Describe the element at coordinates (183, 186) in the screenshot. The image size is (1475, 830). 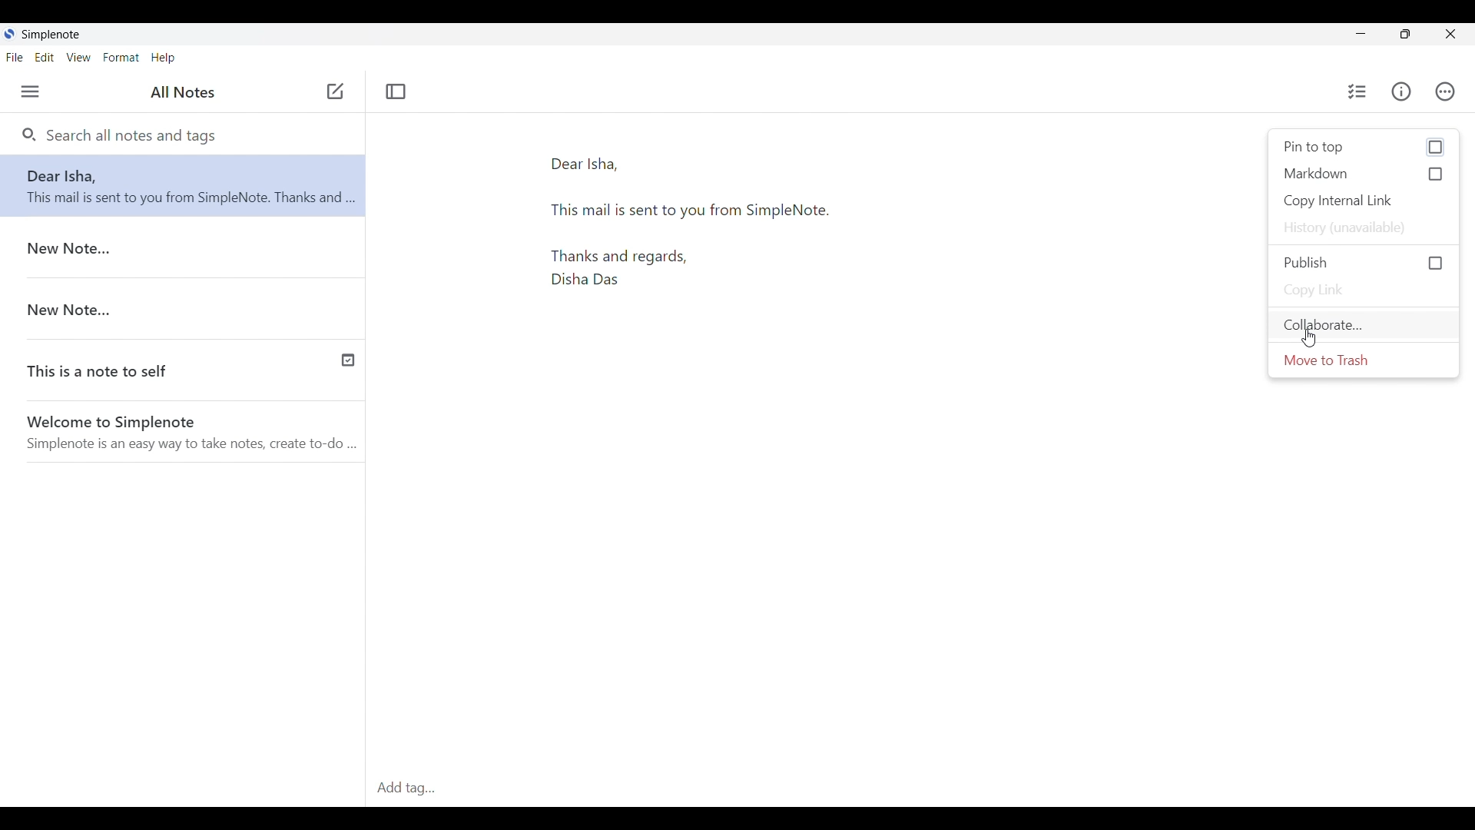
I see `Note-Dear Disha` at that location.